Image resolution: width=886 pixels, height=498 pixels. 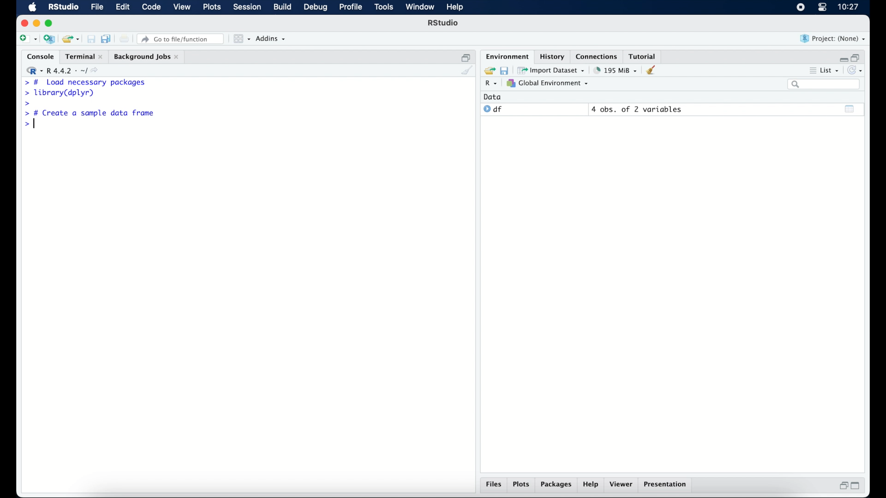 I want to click on 10.27, so click(x=848, y=7).